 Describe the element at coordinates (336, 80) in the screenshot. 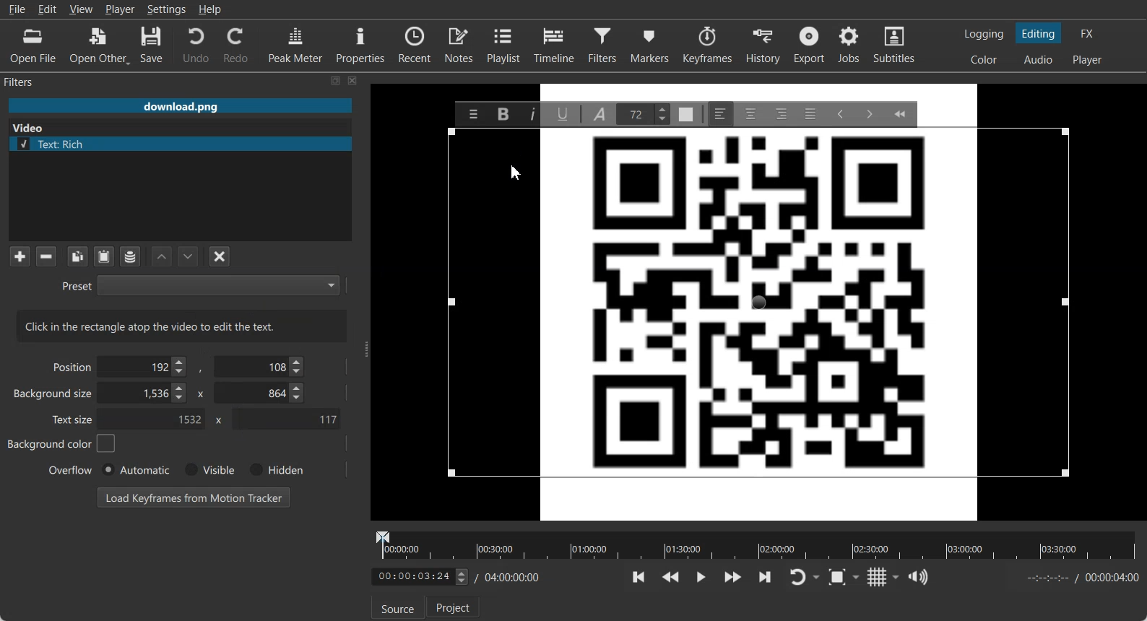

I see `Maximize` at that location.